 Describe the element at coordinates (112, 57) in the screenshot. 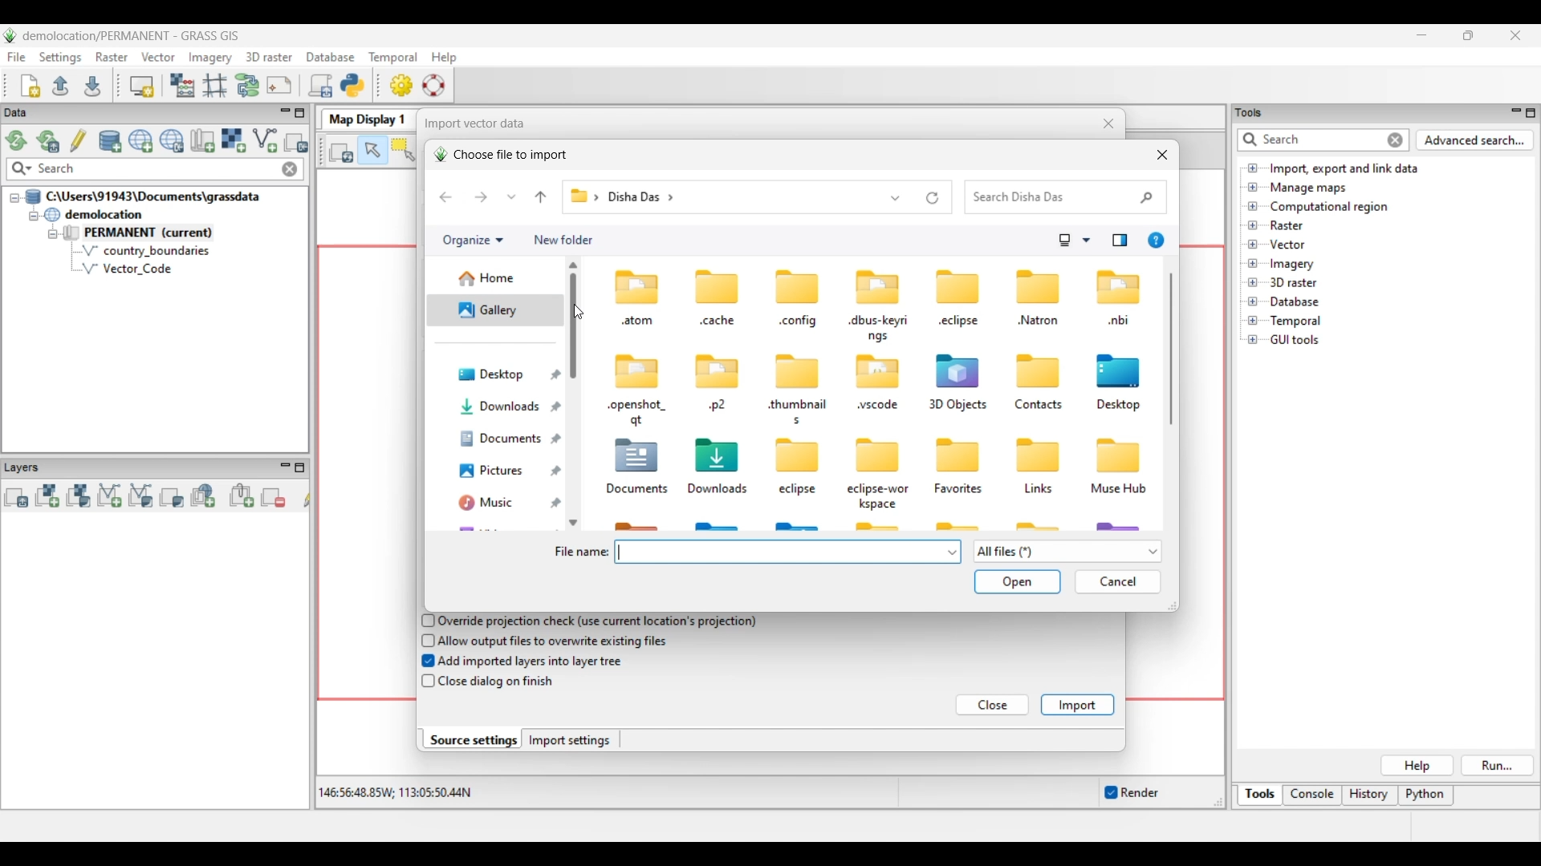

I see `Raster menu` at that location.